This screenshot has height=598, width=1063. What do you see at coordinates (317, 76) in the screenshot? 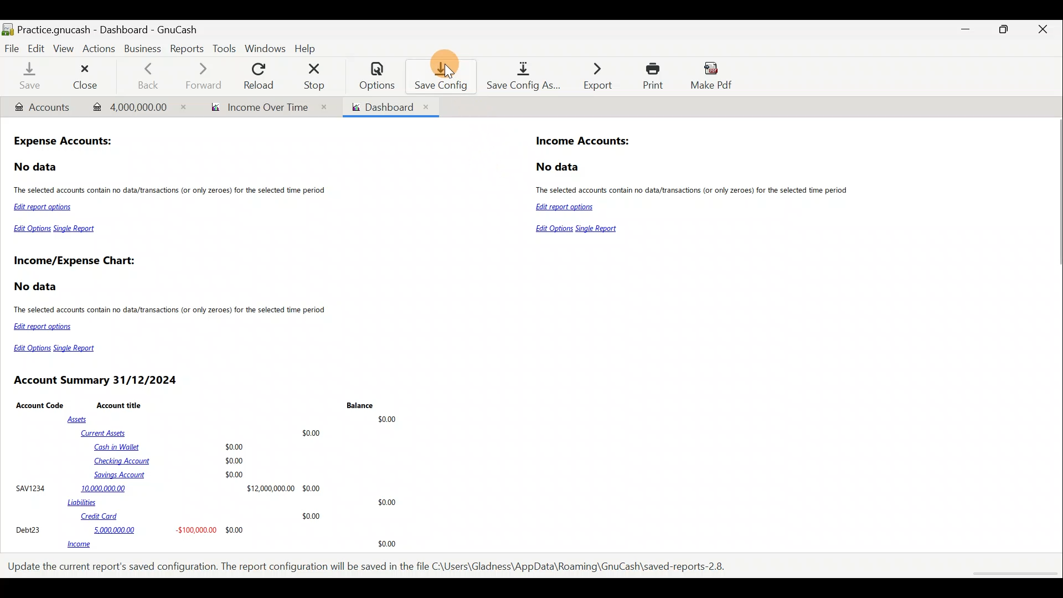
I see `Stop` at bounding box center [317, 76].